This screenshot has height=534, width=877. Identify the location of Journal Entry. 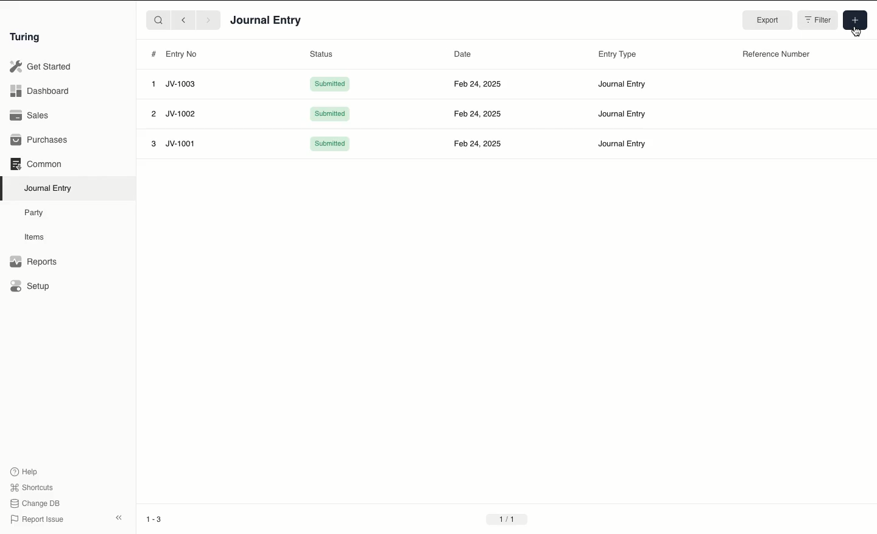
(621, 84).